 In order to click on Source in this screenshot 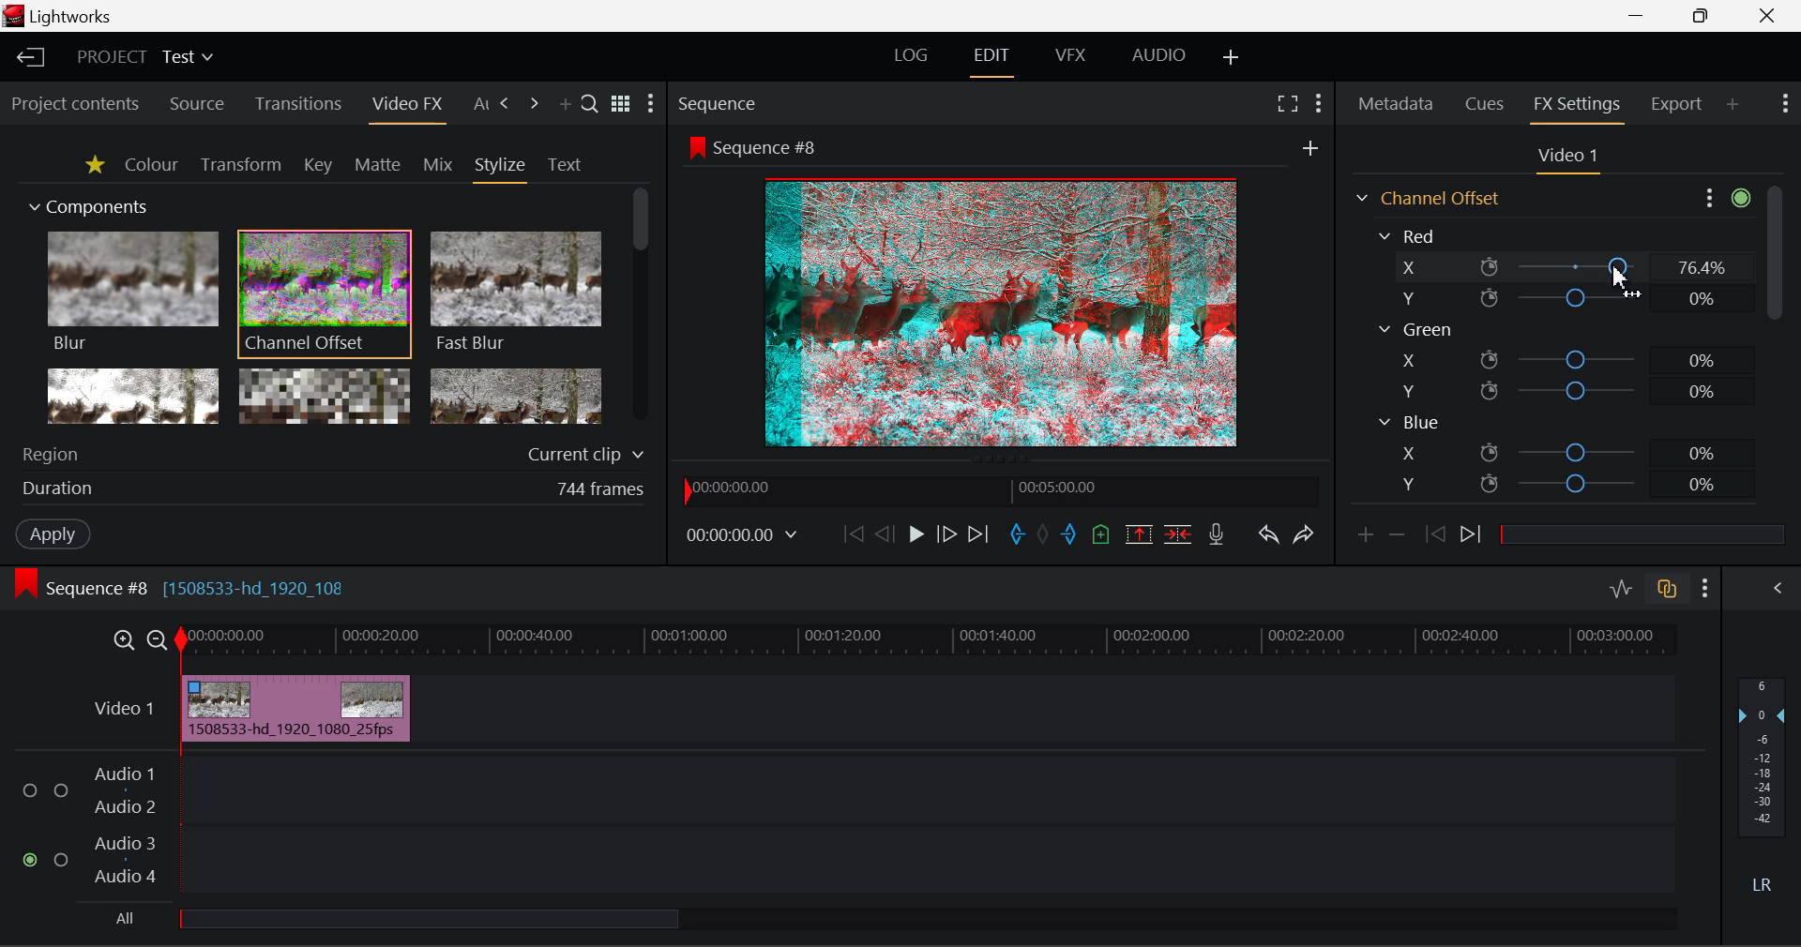, I will do `click(199, 103)`.